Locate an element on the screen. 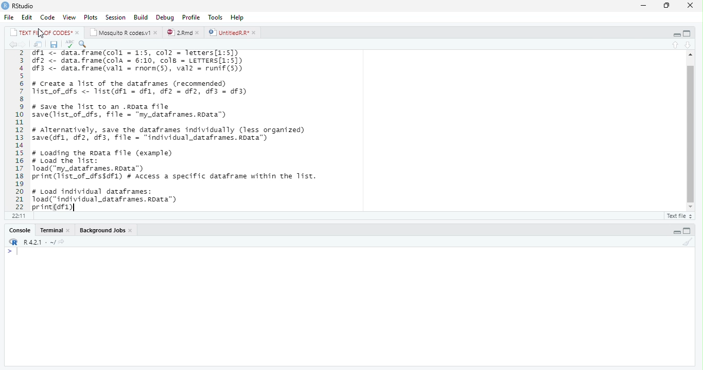 This screenshot has height=370, width=703. Full Height is located at coordinates (689, 33).